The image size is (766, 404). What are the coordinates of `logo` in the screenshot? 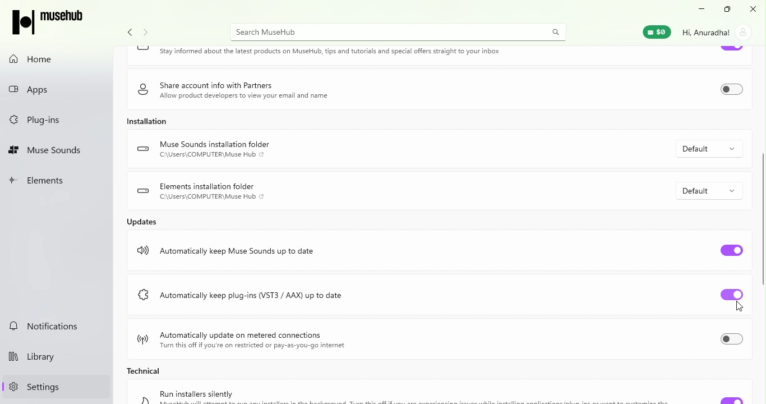 It's located at (144, 191).